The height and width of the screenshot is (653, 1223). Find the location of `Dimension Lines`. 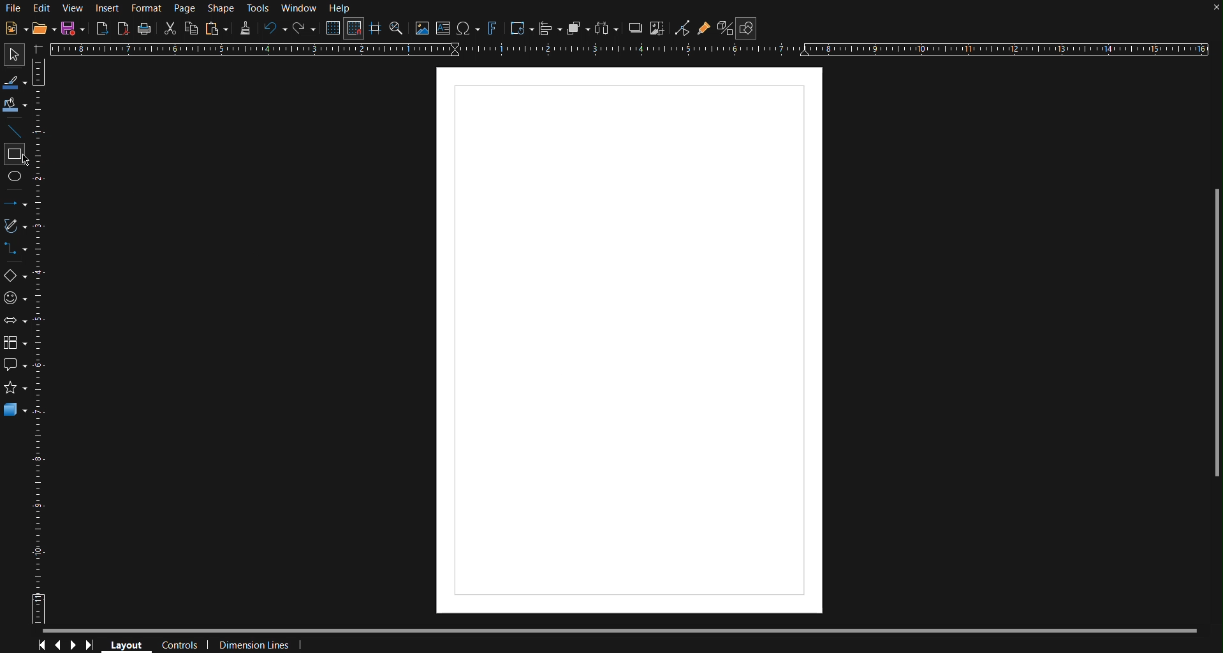

Dimension Lines is located at coordinates (265, 645).